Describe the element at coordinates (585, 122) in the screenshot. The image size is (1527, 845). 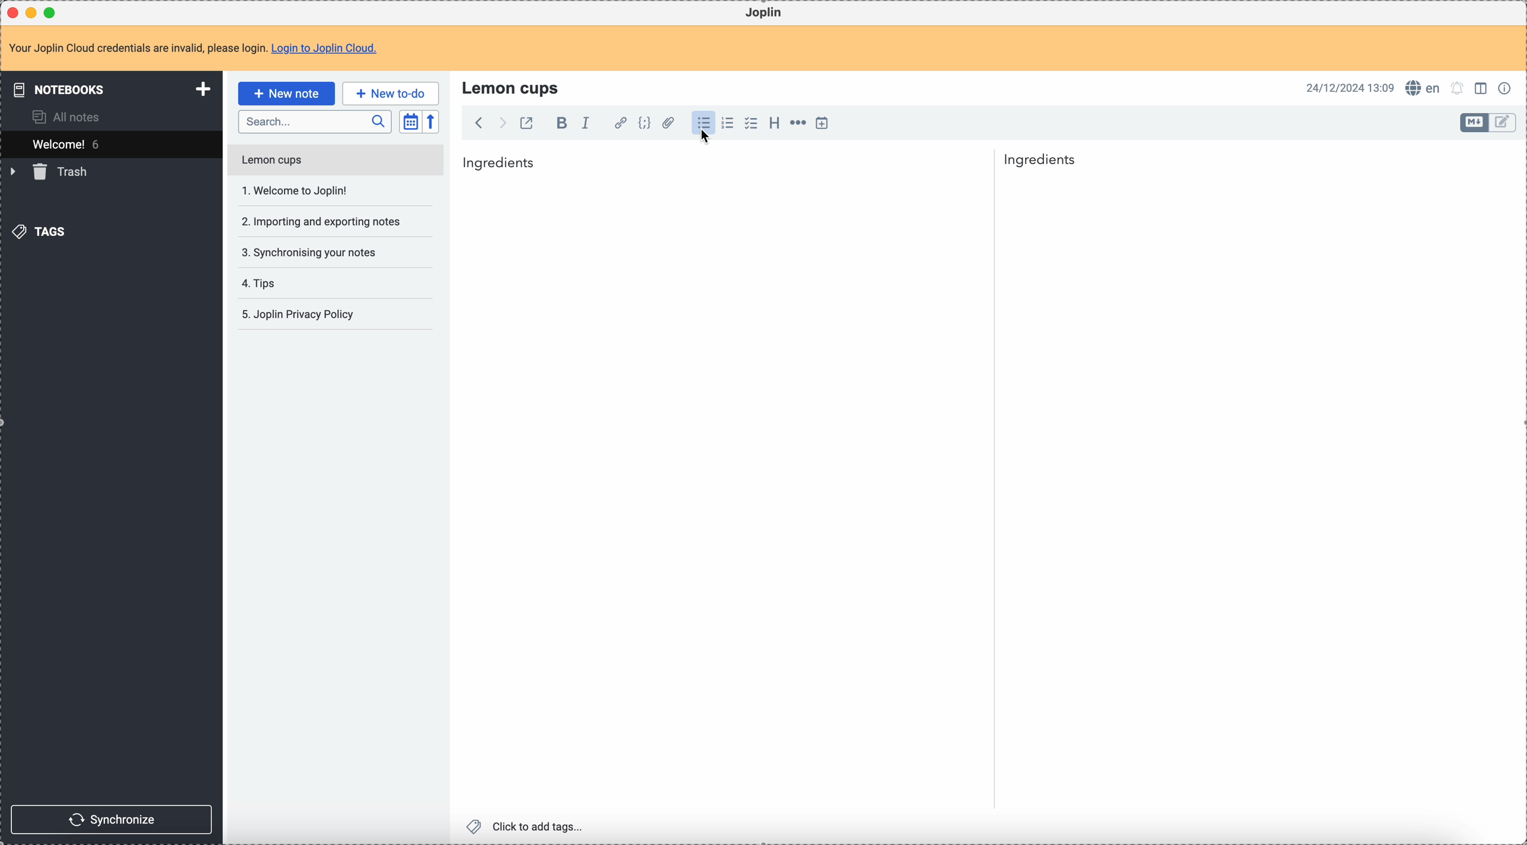
I see `italic` at that location.